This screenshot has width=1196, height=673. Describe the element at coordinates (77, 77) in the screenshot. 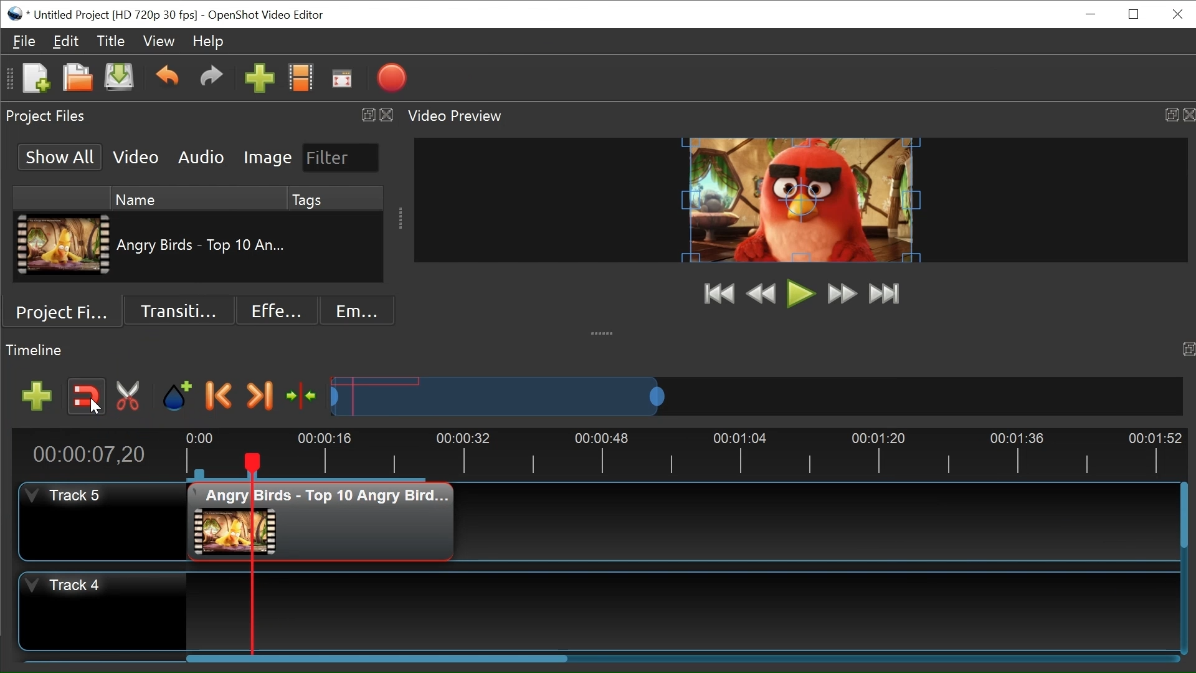

I see `Open Project` at that location.